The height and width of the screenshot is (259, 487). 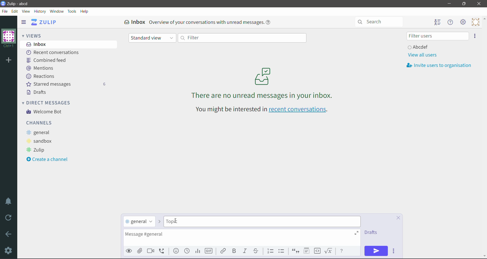 I want to click on Welcome Bot, so click(x=45, y=112).